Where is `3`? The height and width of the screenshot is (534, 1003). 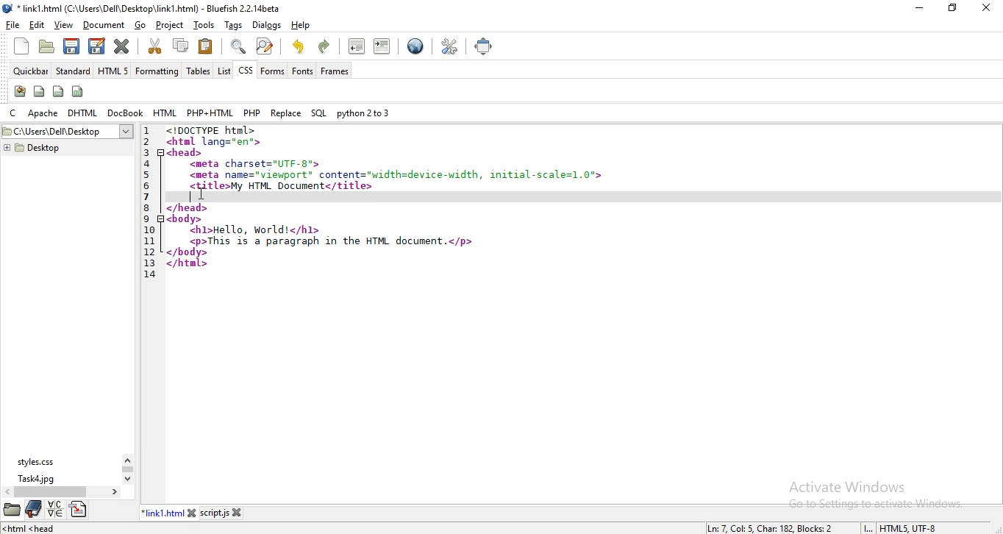 3 is located at coordinates (148, 153).